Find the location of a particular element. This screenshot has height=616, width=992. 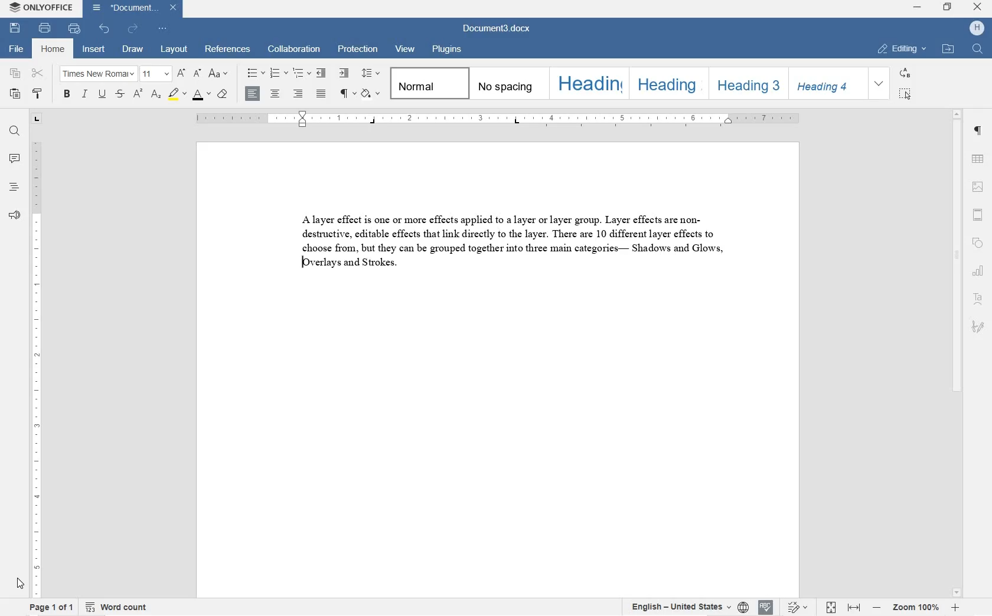

feedback & support is located at coordinates (15, 215).